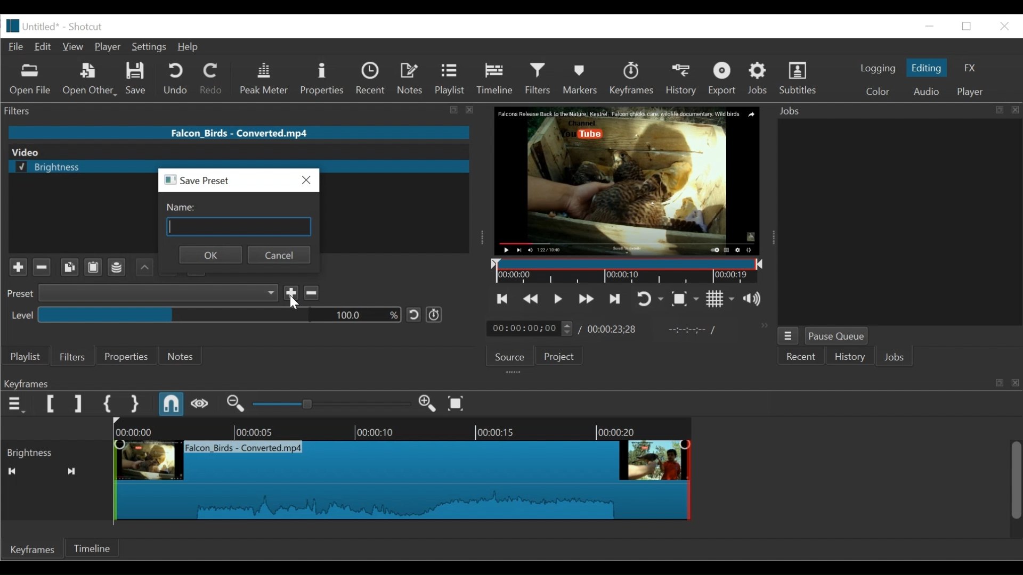 The height and width of the screenshot is (575, 1023). Describe the element at coordinates (117, 268) in the screenshot. I see `Channel` at that location.